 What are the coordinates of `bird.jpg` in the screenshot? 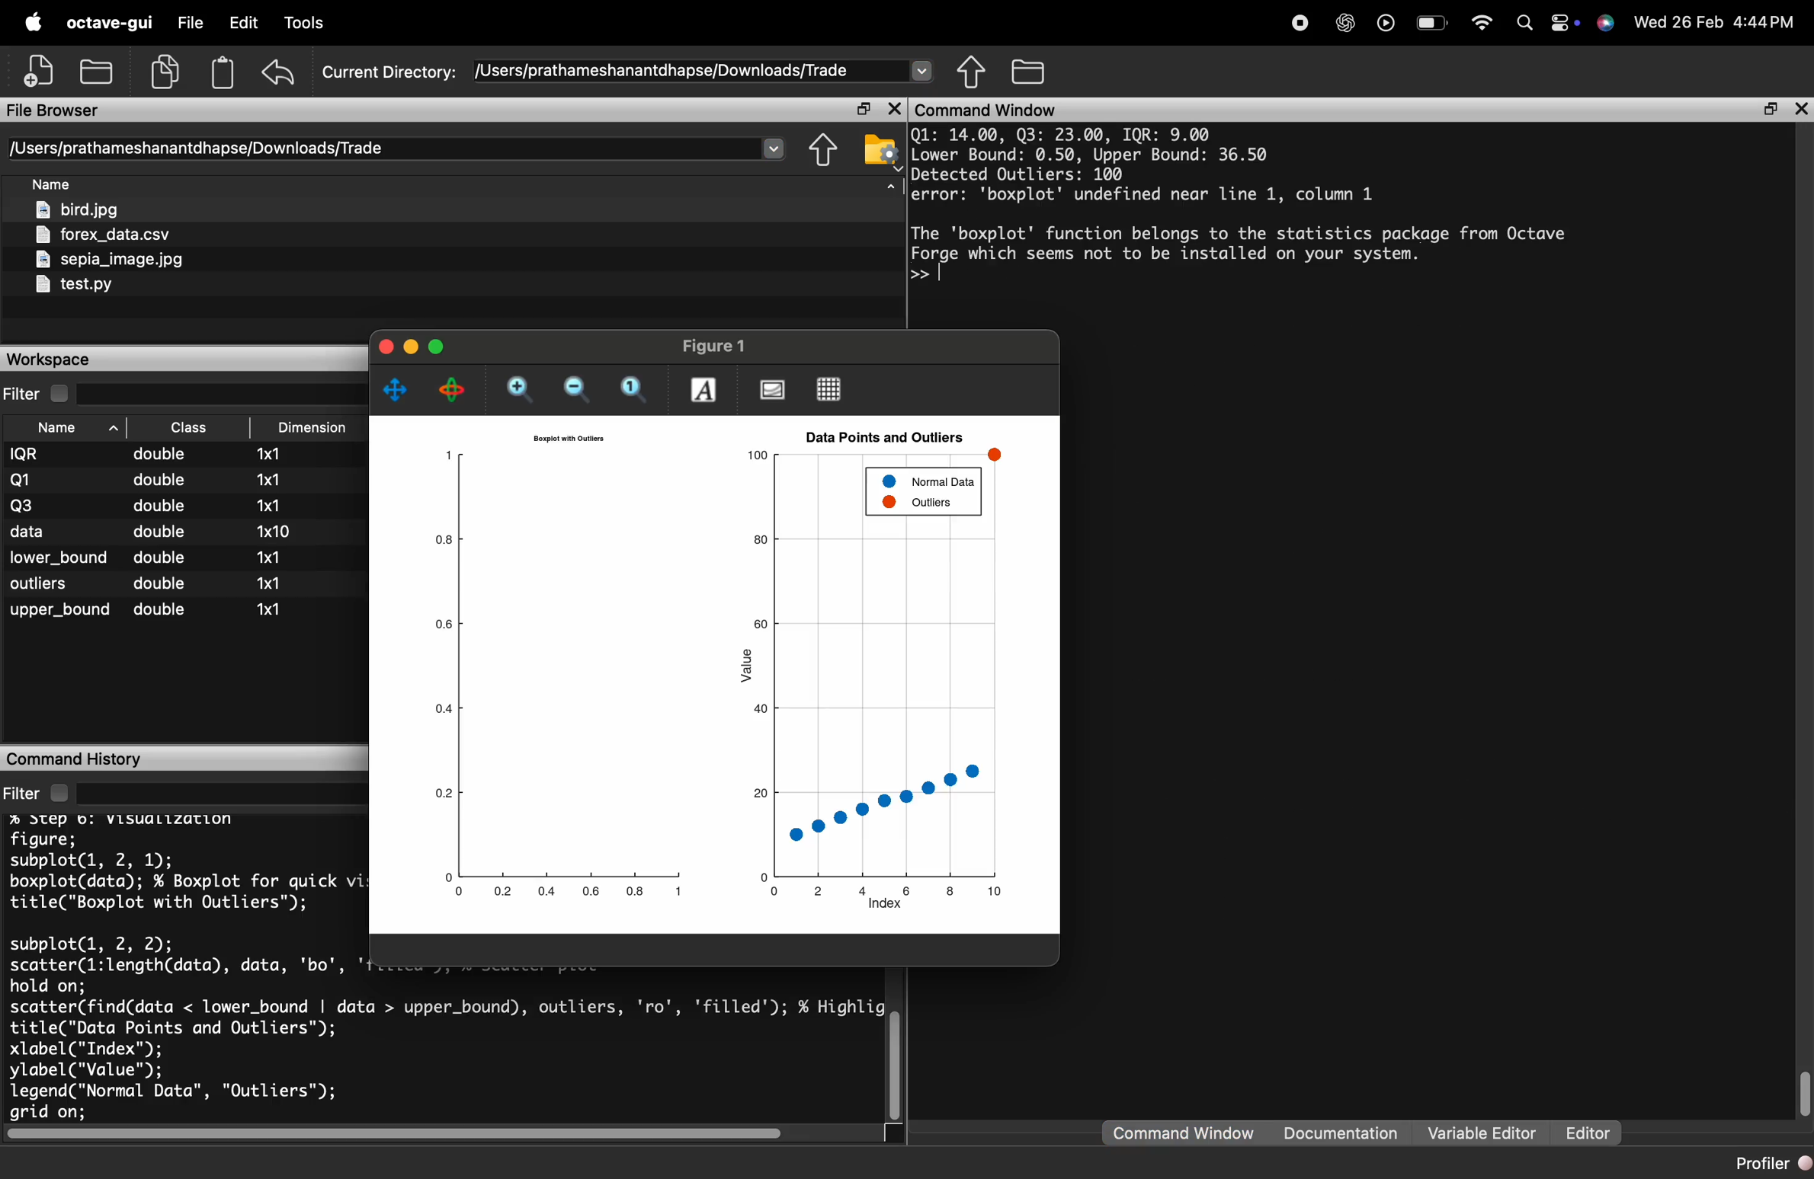 It's located at (79, 209).